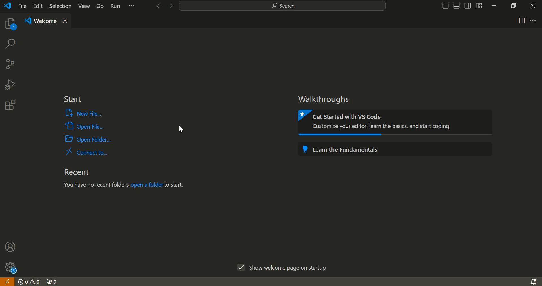  Describe the element at coordinates (512, 5) in the screenshot. I see `restore down` at that location.